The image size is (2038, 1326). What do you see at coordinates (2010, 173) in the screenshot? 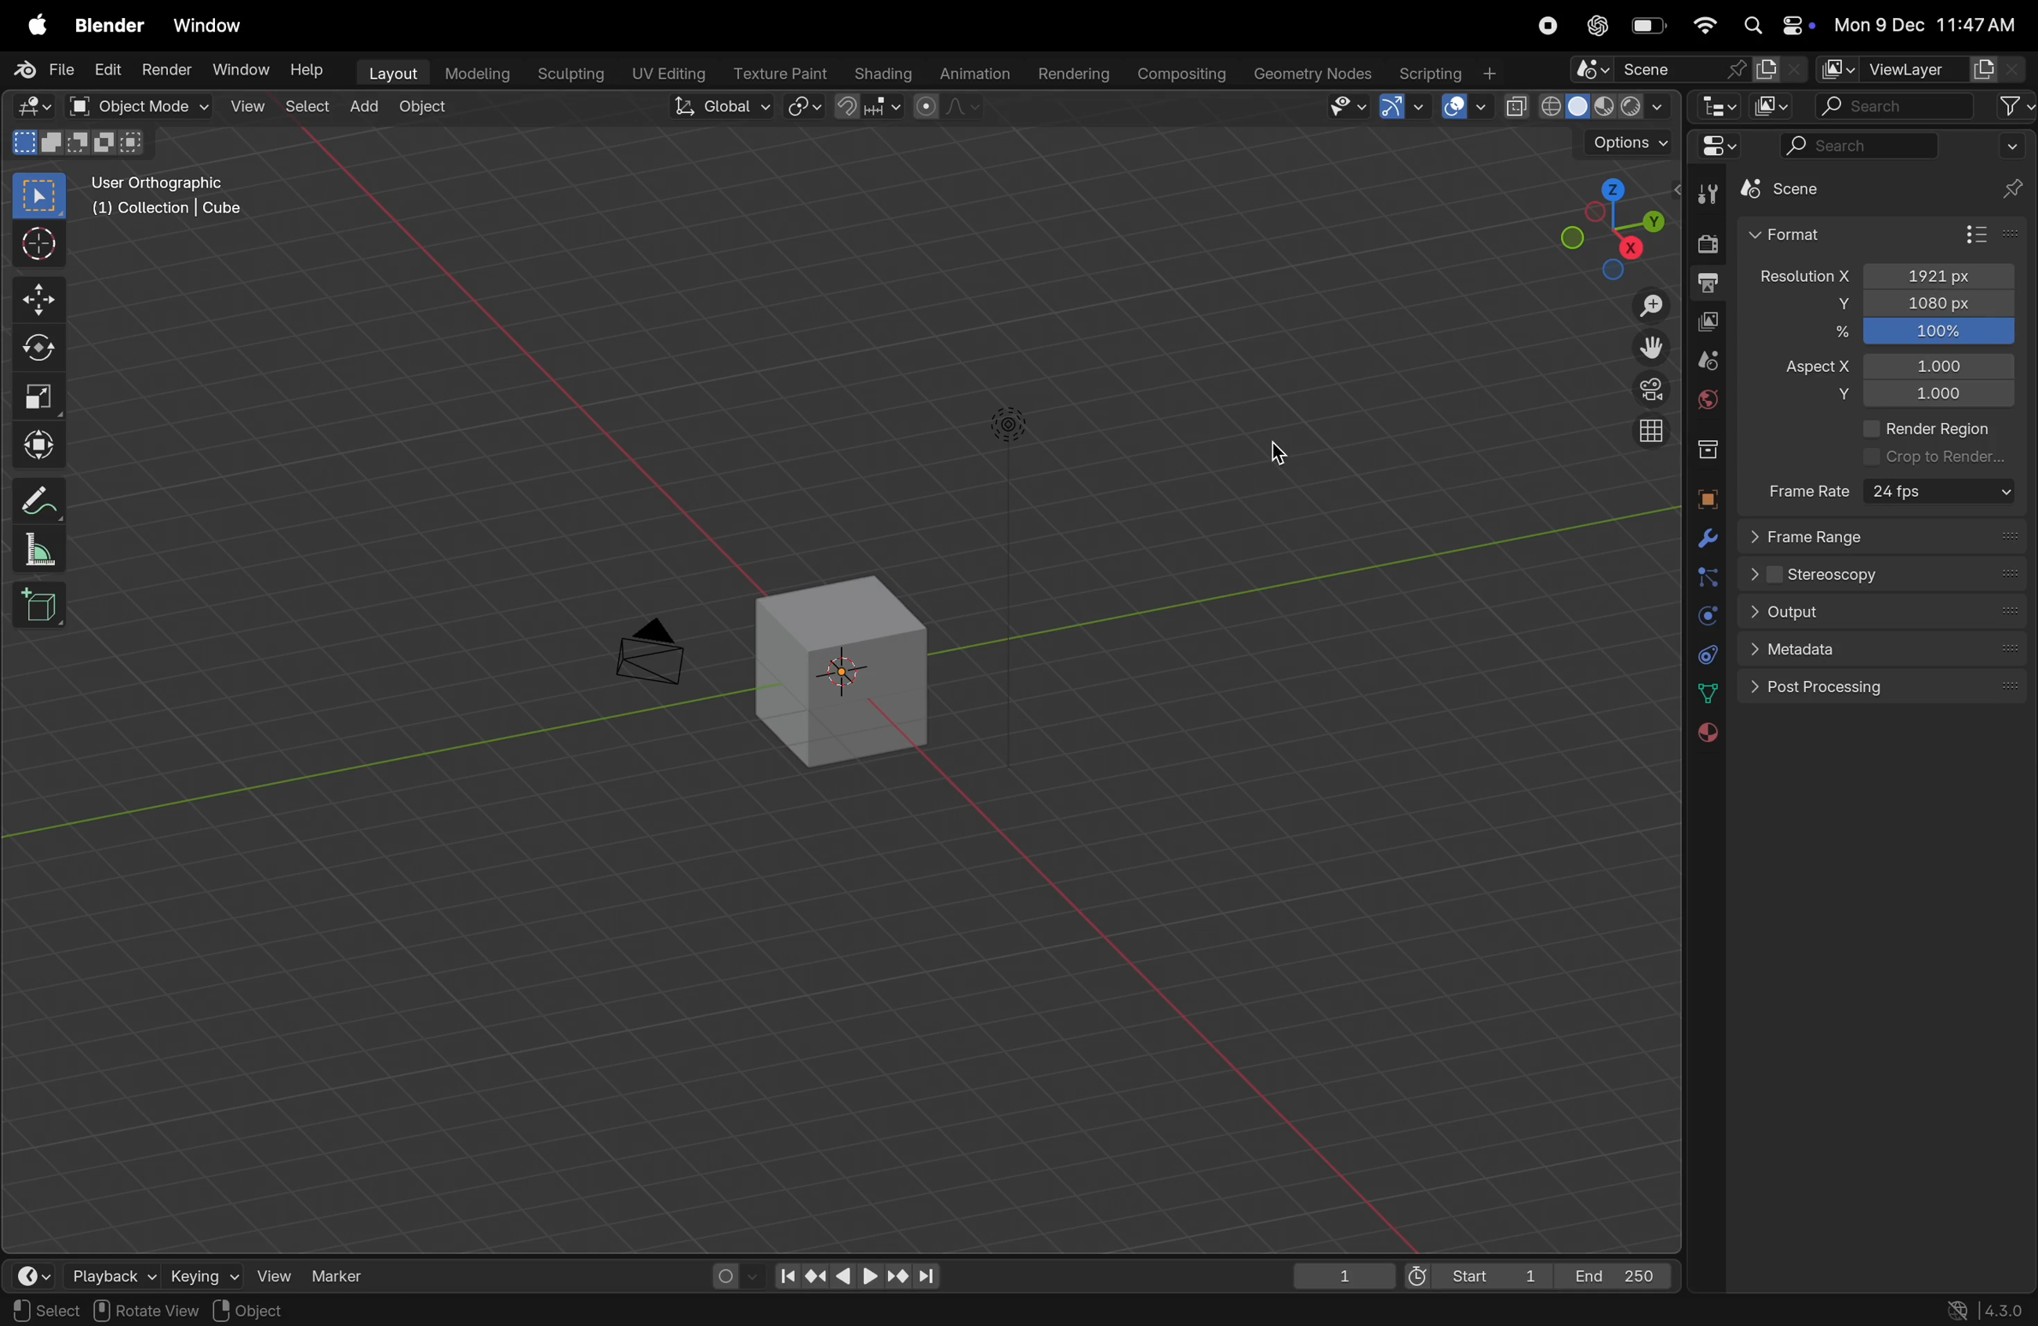
I see `pins` at bounding box center [2010, 173].